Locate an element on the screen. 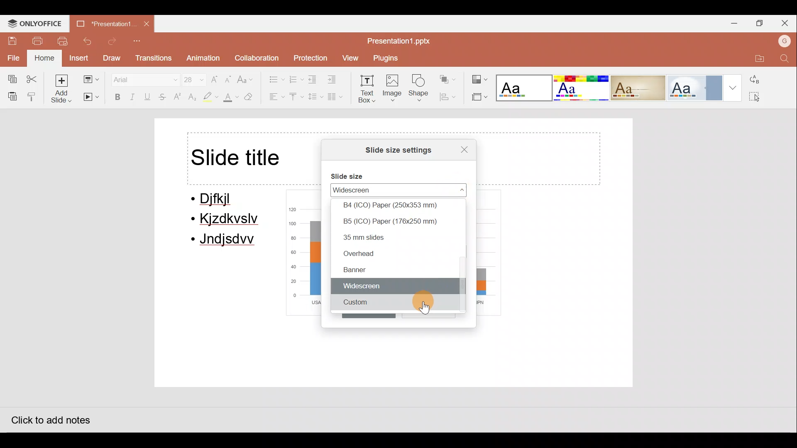 The width and height of the screenshot is (797, 448). Clear style is located at coordinates (253, 97).